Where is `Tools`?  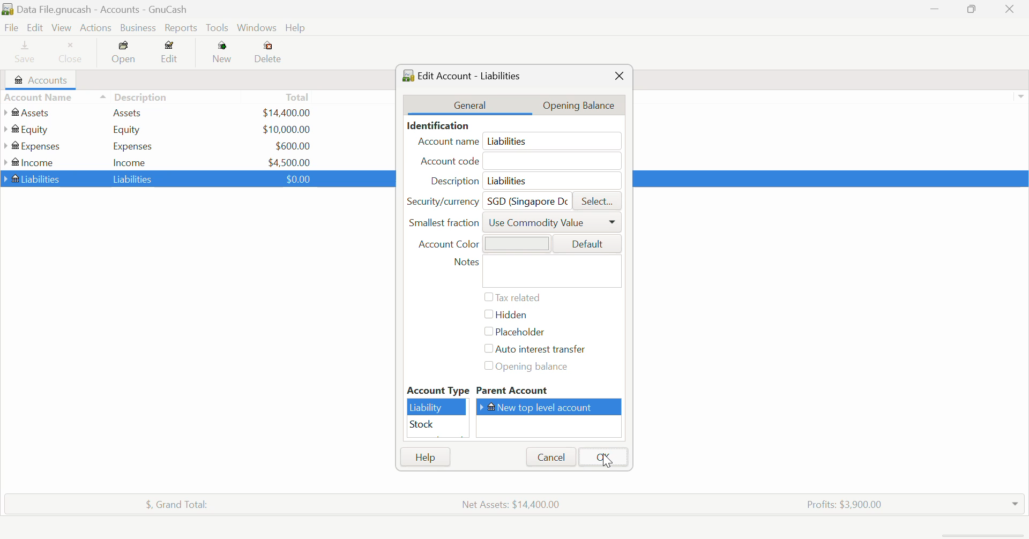
Tools is located at coordinates (218, 28).